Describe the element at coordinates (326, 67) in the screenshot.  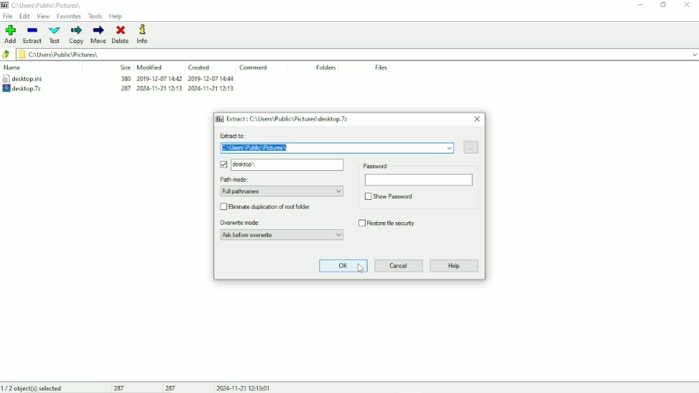
I see `Folders` at that location.